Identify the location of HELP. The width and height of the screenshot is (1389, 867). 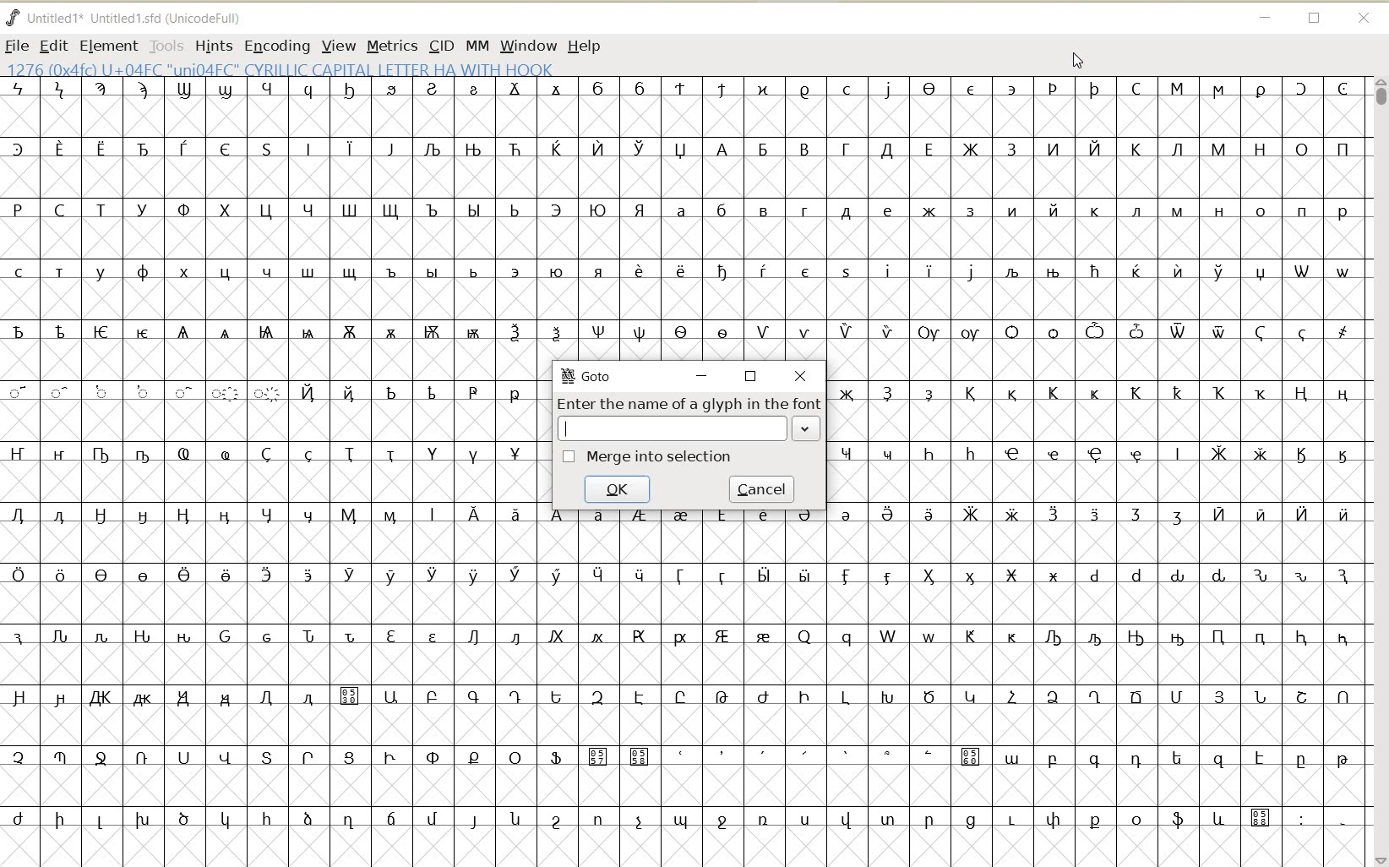
(586, 45).